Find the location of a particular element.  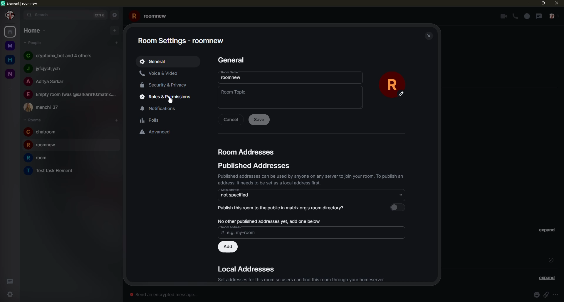

navigator is located at coordinates (115, 14).